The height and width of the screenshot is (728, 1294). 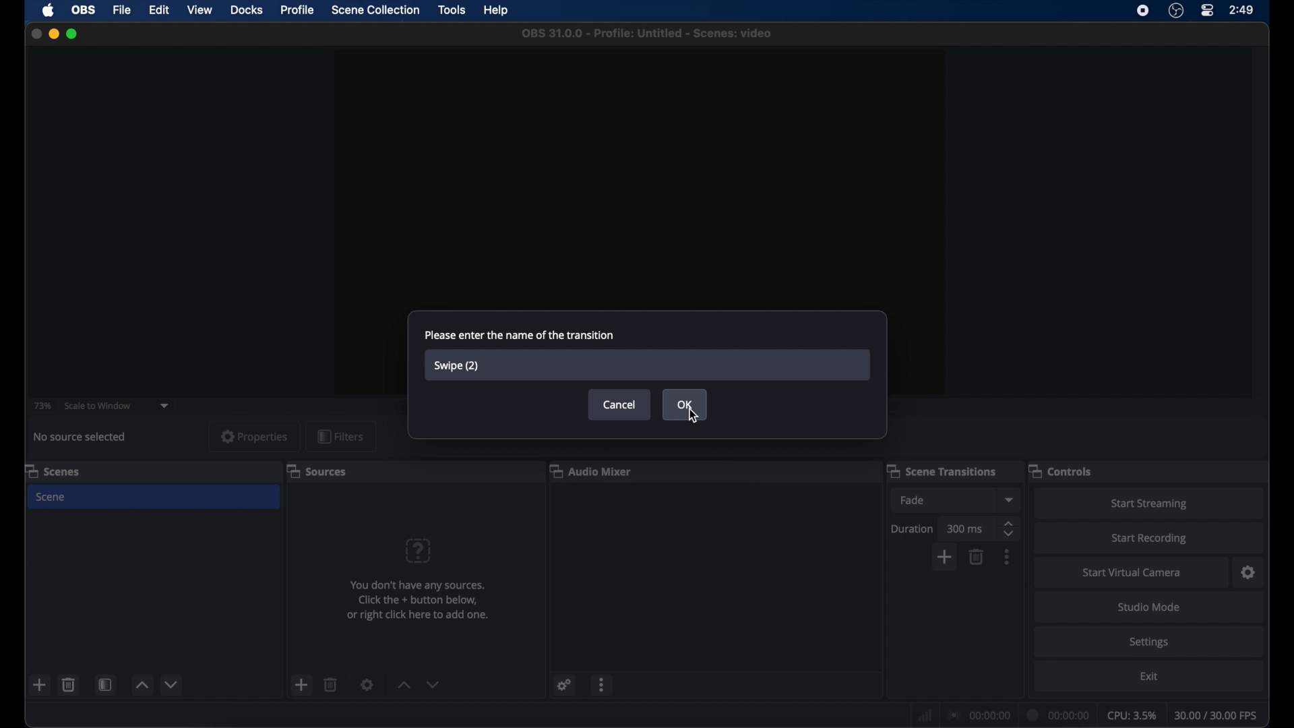 I want to click on start recording, so click(x=1149, y=539).